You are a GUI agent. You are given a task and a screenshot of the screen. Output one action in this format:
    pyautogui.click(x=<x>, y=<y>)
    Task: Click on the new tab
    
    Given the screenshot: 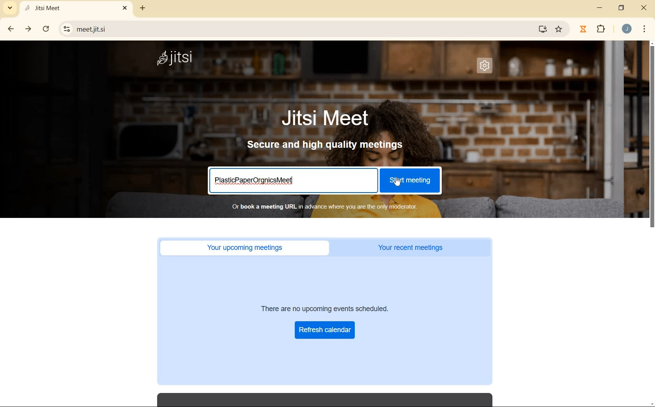 What is the action you would take?
    pyautogui.click(x=141, y=9)
    